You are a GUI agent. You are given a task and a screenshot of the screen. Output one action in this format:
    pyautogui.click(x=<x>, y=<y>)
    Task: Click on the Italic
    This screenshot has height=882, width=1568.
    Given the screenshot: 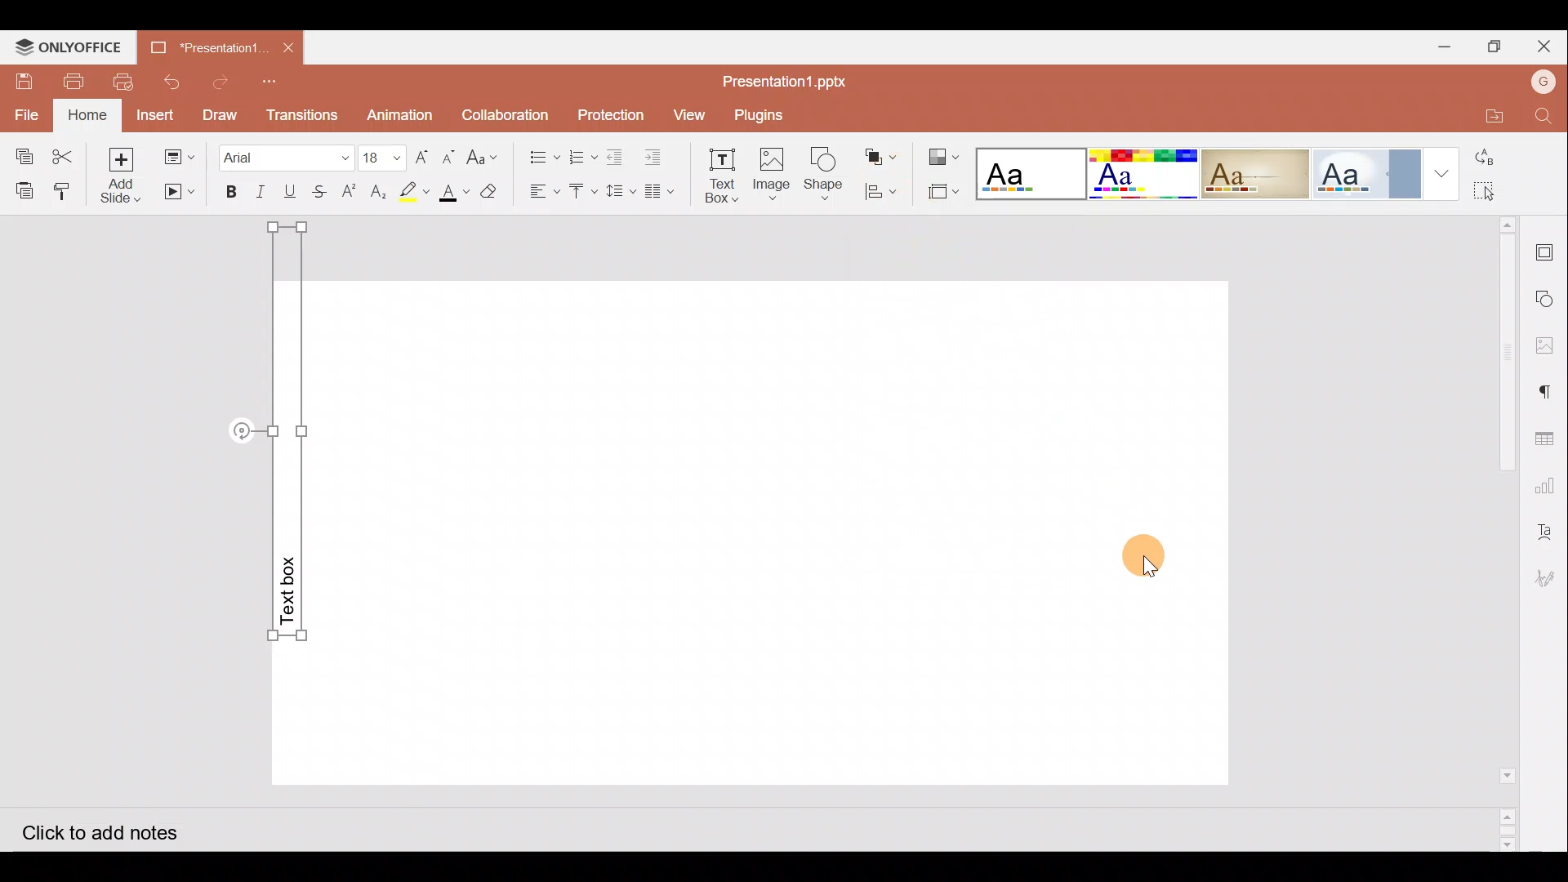 What is the action you would take?
    pyautogui.click(x=260, y=192)
    